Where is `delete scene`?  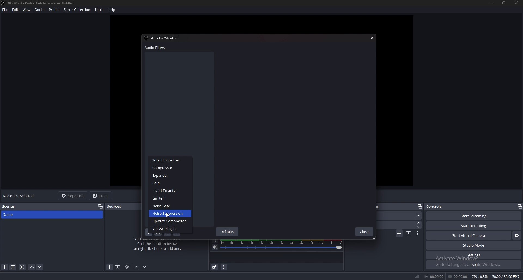 delete scene is located at coordinates (14, 267).